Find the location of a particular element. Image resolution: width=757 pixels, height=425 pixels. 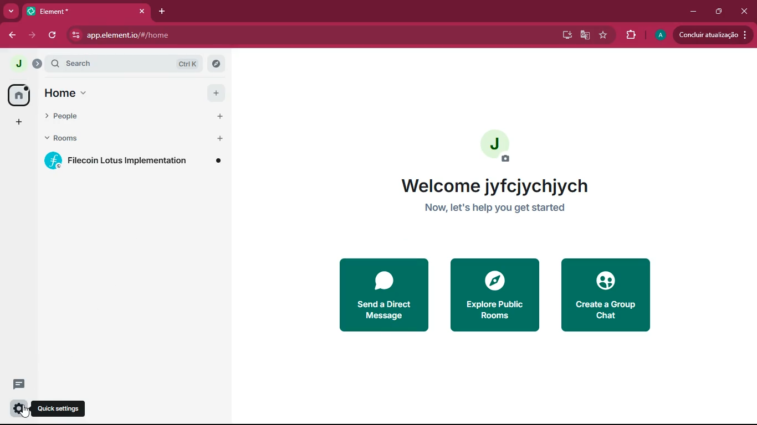

home is located at coordinates (18, 95).